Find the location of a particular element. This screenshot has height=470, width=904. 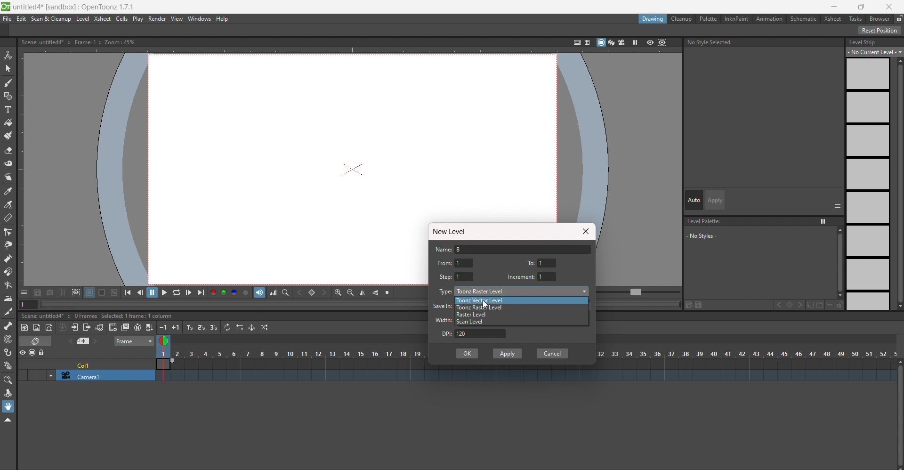

scan level is located at coordinates (473, 322).